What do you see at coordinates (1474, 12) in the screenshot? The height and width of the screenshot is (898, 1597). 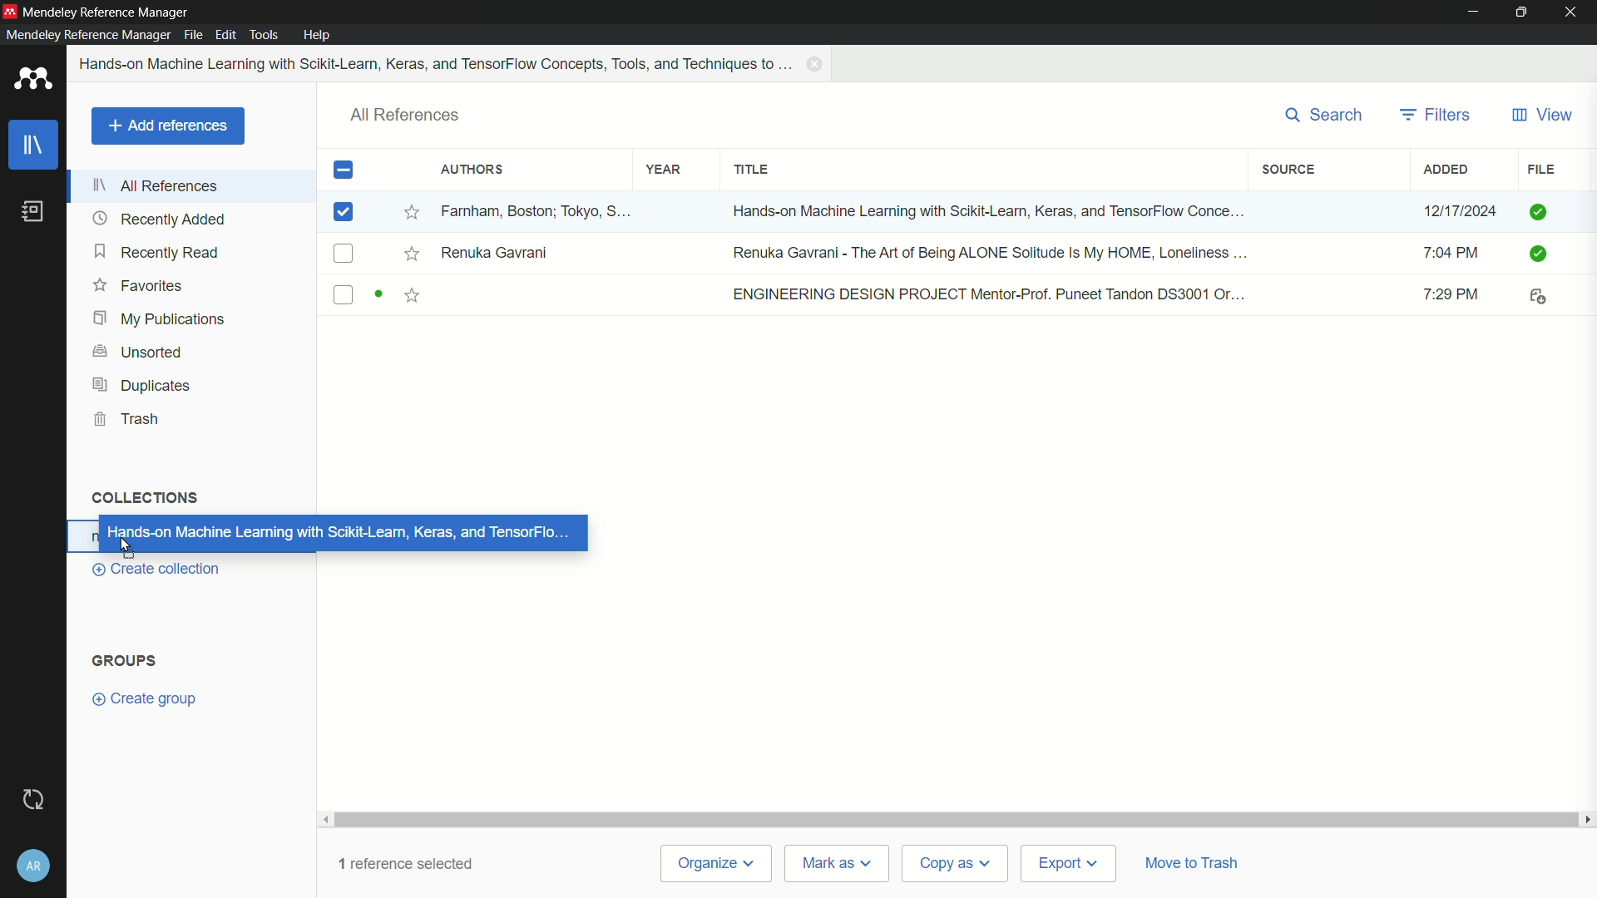 I see `minimize` at bounding box center [1474, 12].